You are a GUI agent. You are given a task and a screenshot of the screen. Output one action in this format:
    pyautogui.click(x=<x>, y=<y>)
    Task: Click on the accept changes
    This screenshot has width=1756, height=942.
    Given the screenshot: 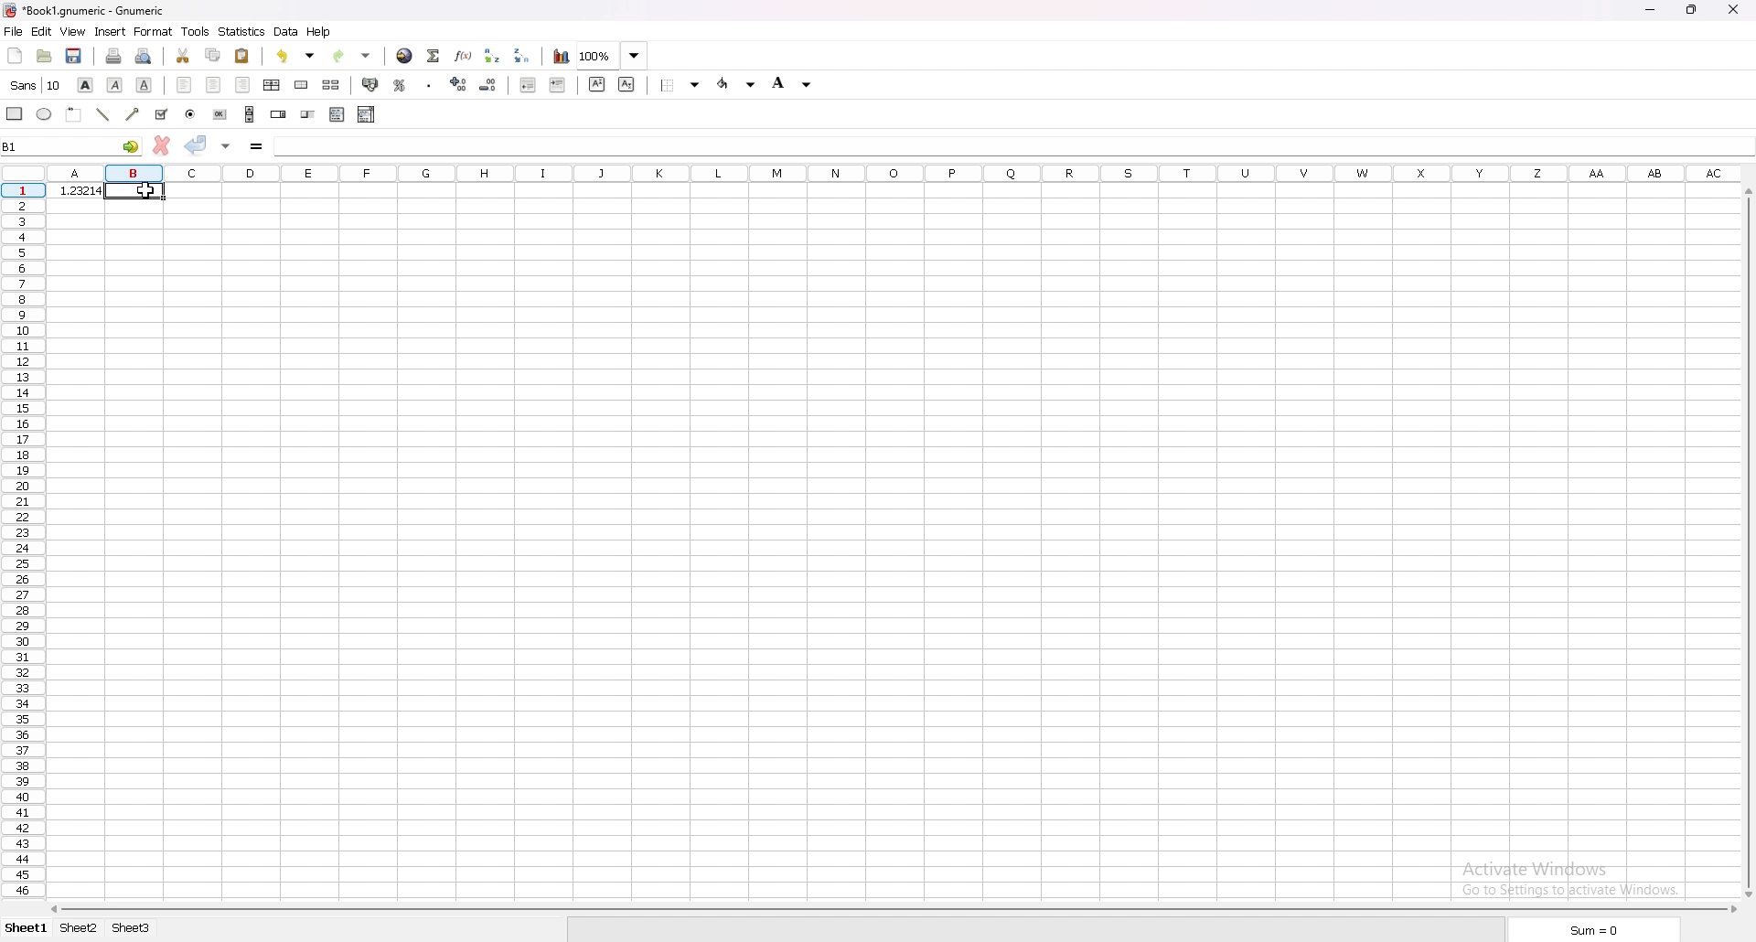 What is the action you would take?
    pyautogui.click(x=196, y=145)
    